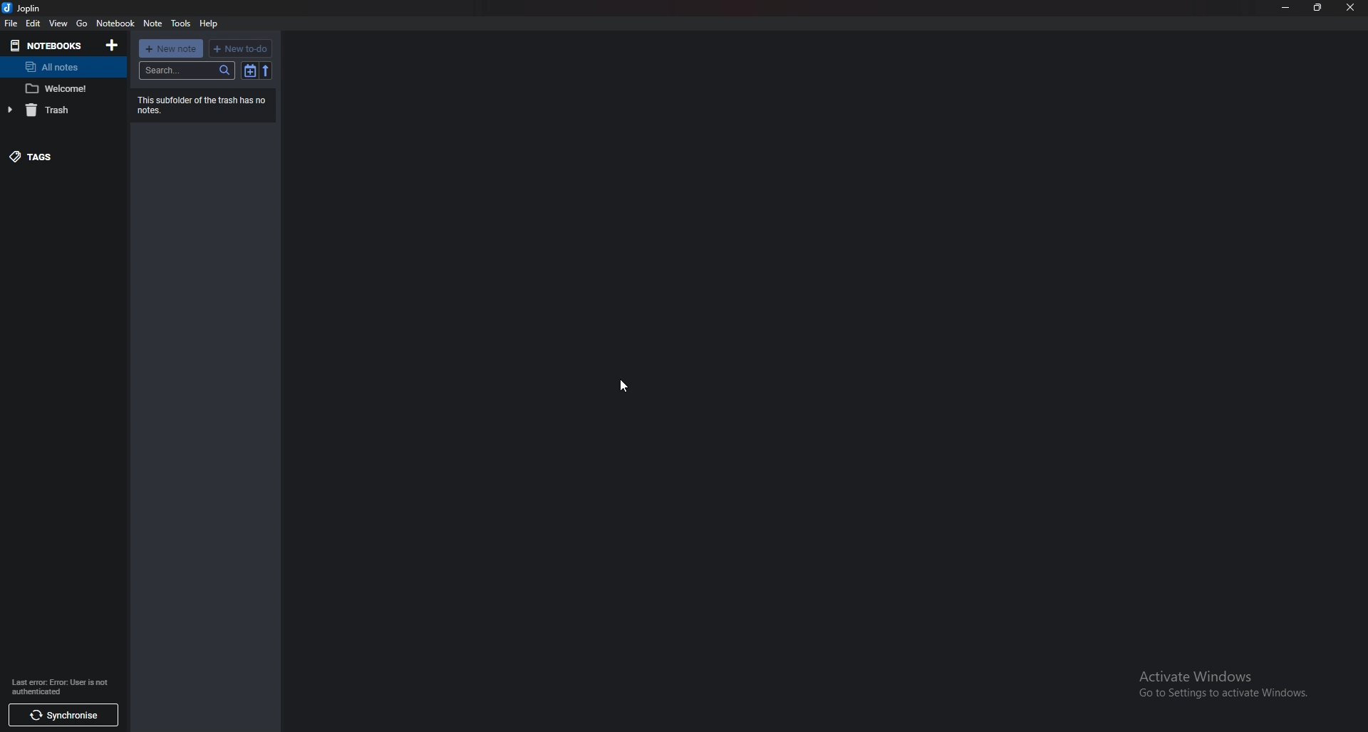 This screenshot has height=732, width=1368. Describe the element at coordinates (266, 70) in the screenshot. I see `reverse sort order` at that location.